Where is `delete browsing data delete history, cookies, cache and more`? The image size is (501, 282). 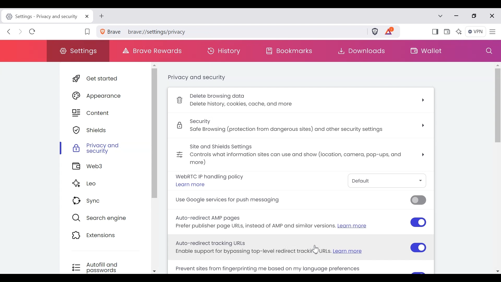
delete browsing data delete history, cookies, cache and more is located at coordinates (300, 101).